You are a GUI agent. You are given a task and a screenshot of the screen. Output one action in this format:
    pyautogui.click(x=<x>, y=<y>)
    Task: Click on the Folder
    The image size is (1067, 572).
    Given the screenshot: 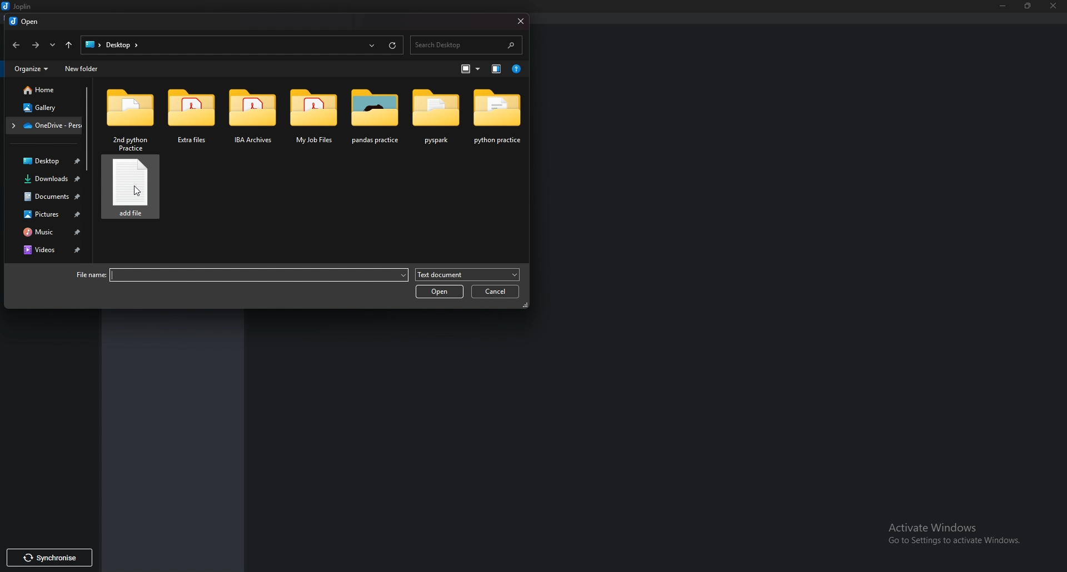 What is the action you would take?
    pyautogui.click(x=496, y=119)
    